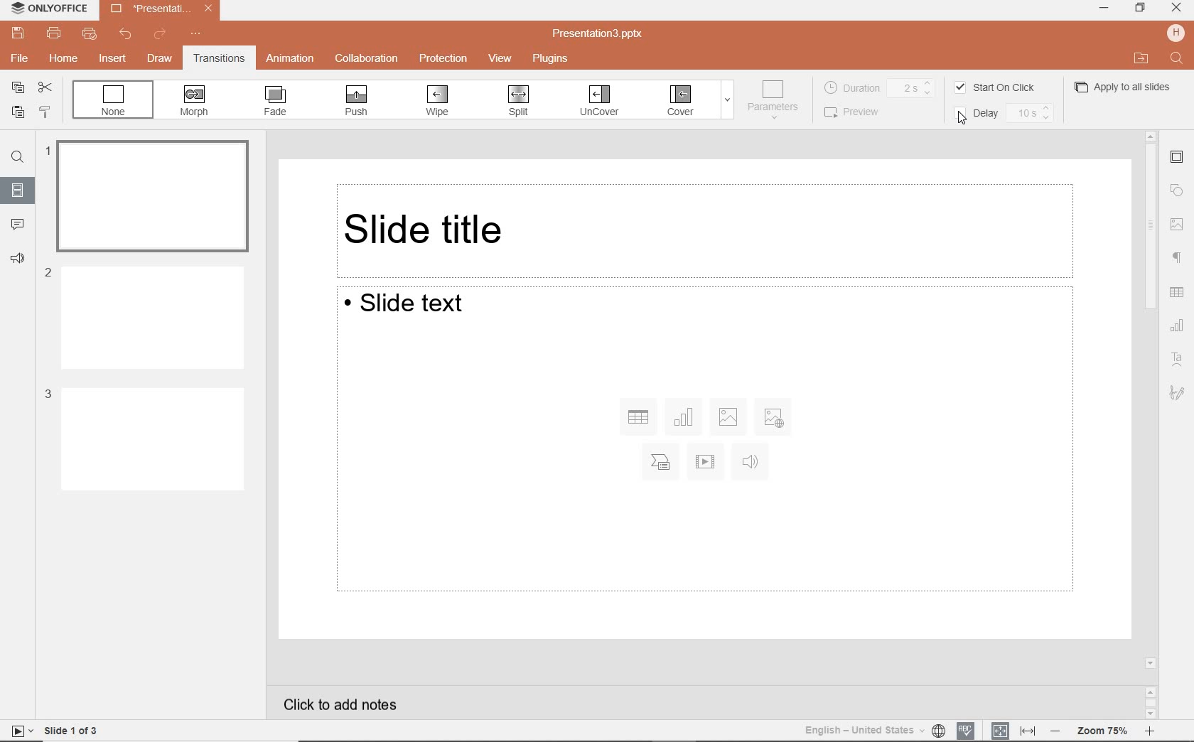 This screenshot has height=742, width=1194. What do you see at coordinates (1177, 190) in the screenshot?
I see `shape settings` at bounding box center [1177, 190].